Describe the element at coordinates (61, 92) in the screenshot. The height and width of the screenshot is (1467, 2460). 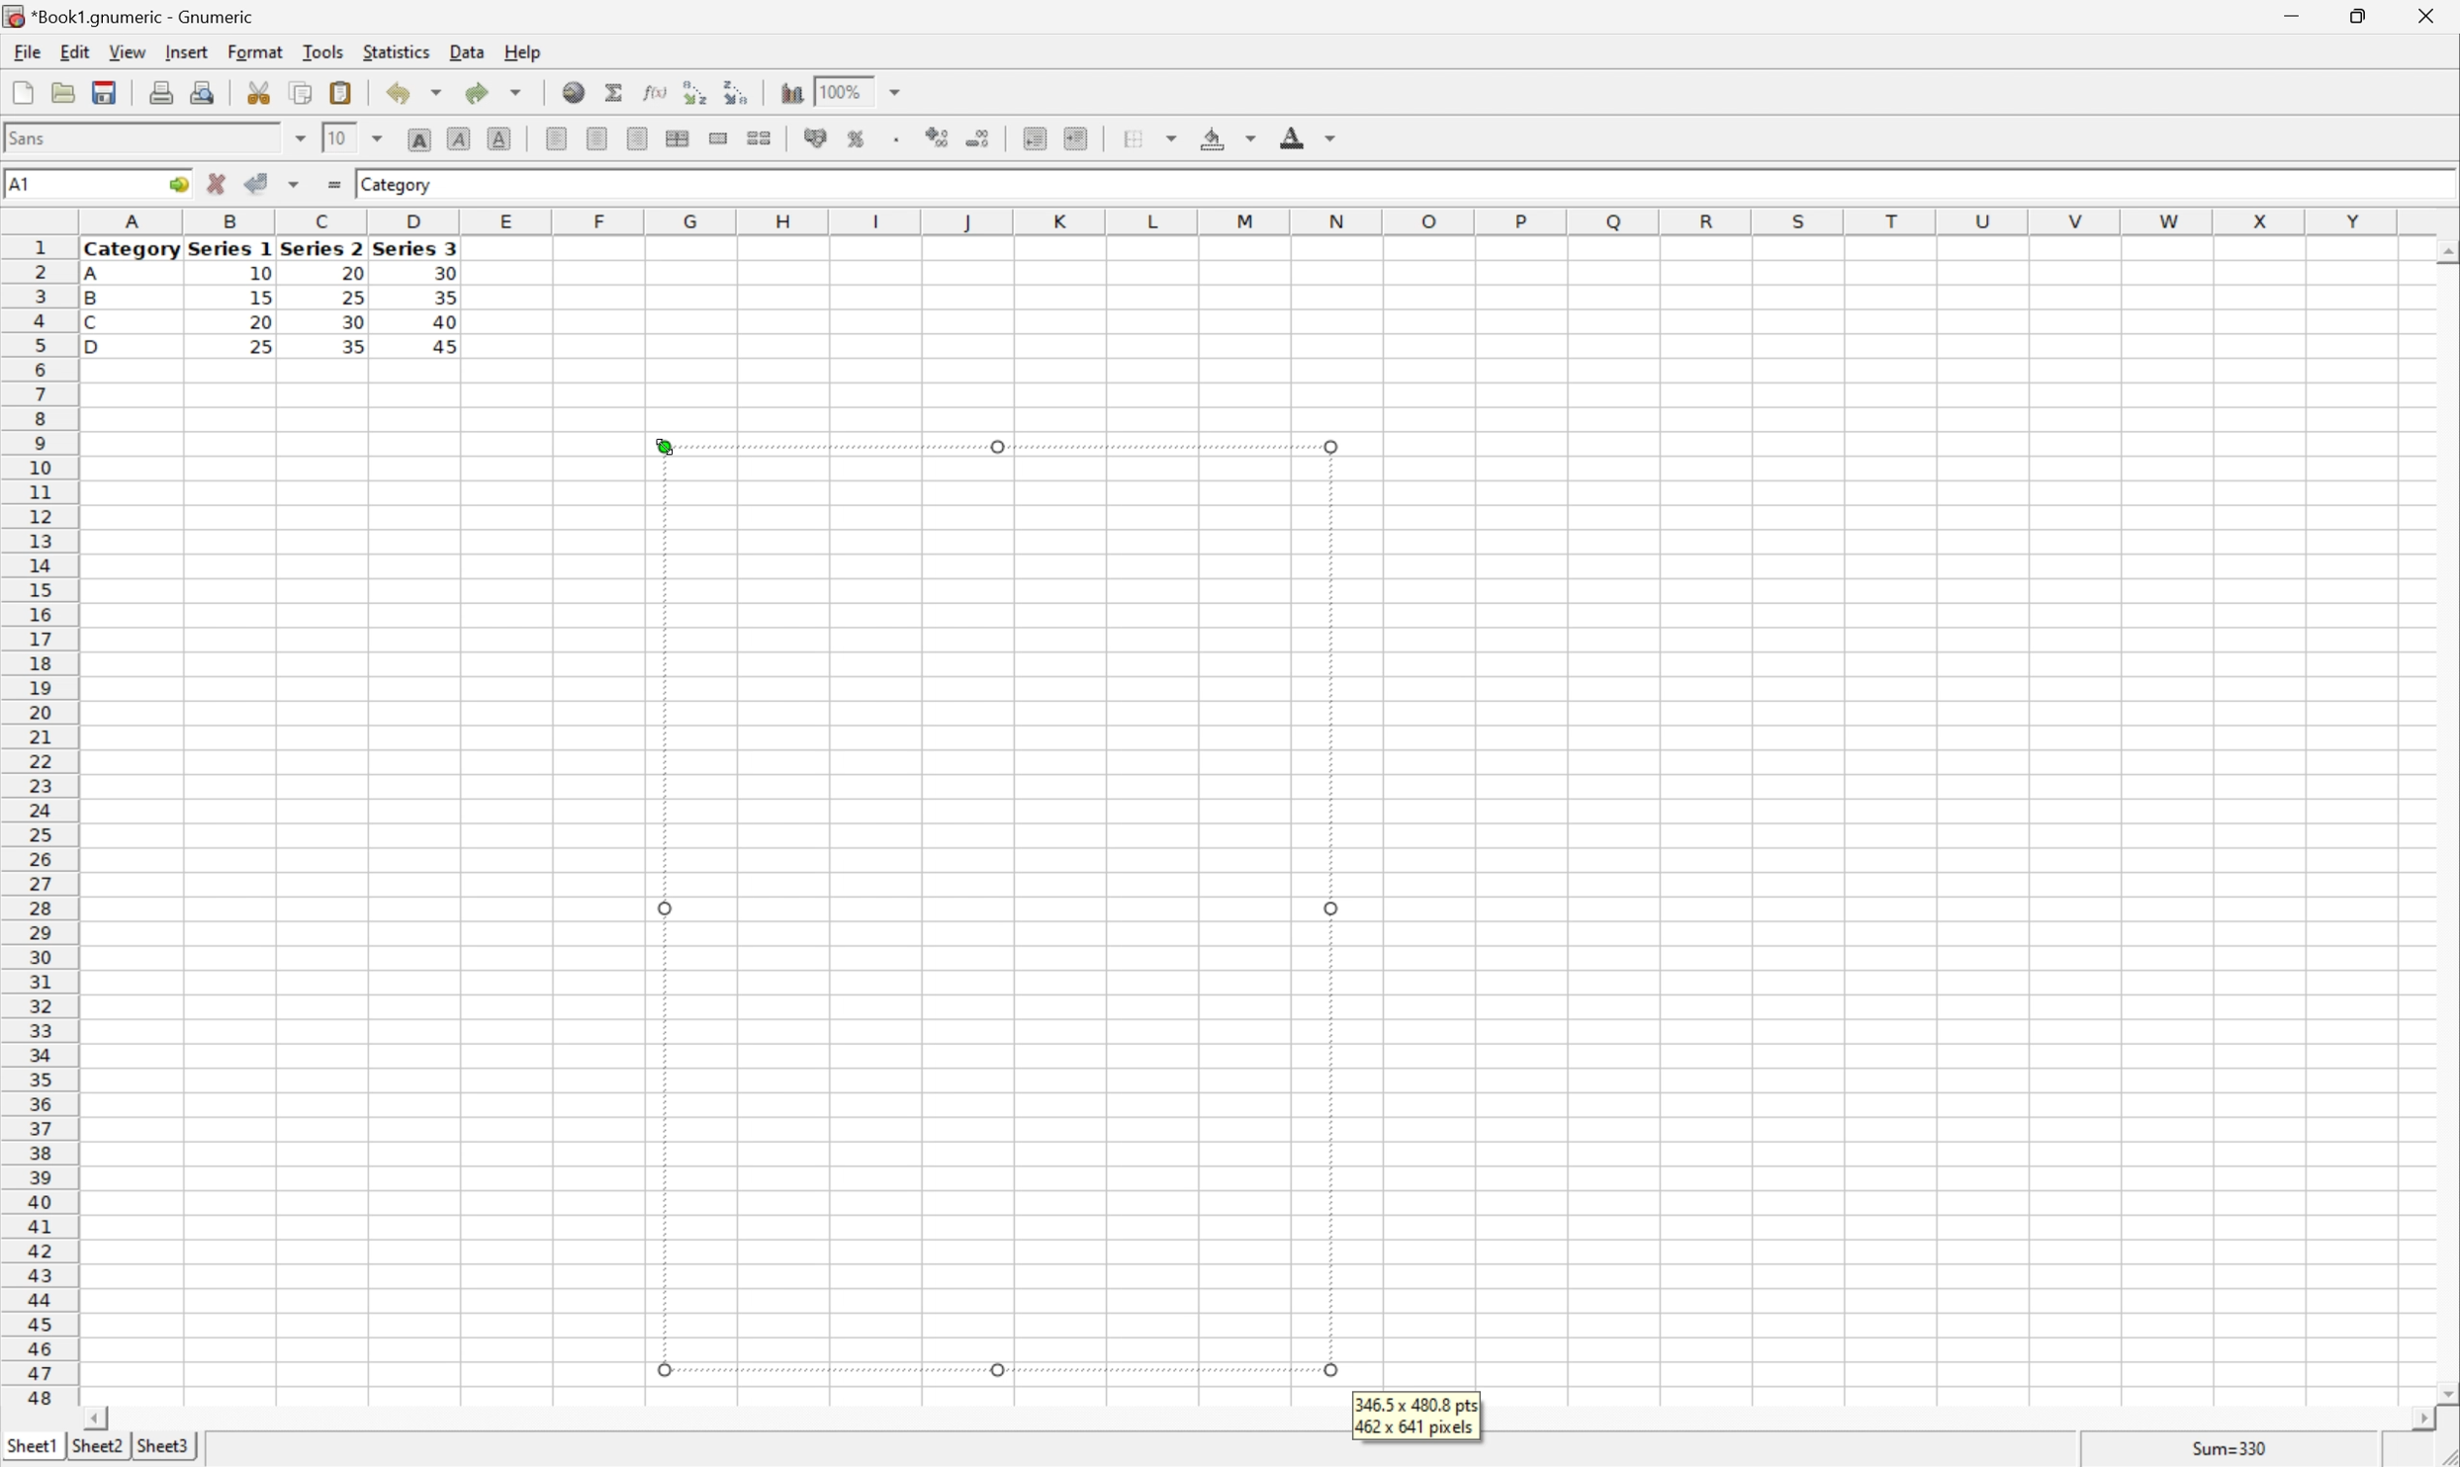
I see `Open a file` at that location.